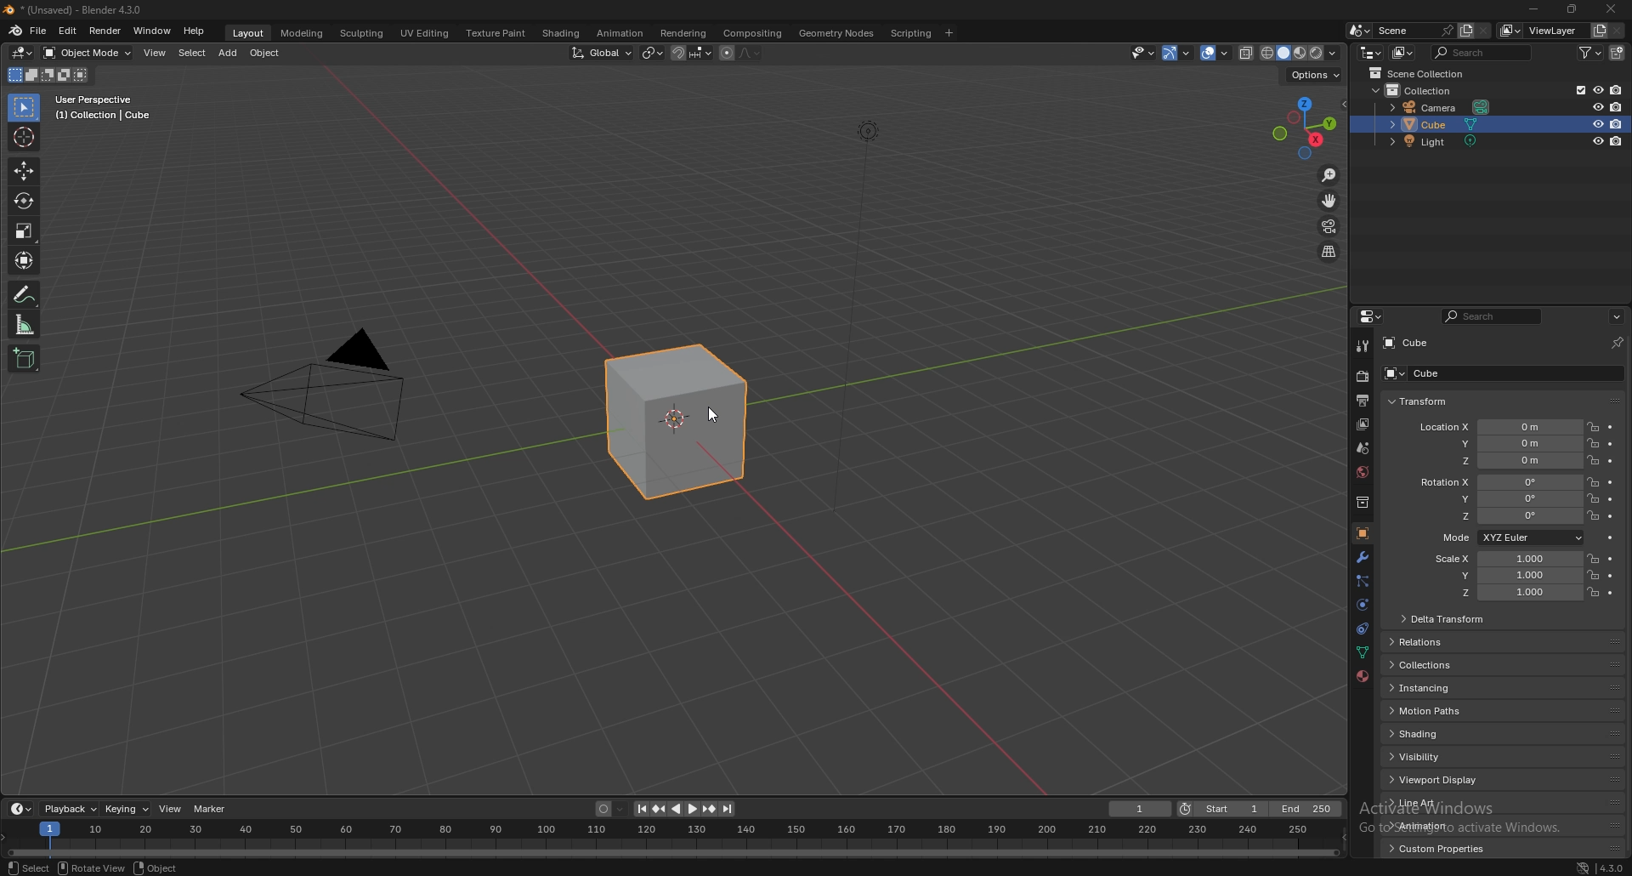 The width and height of the screenshot is (1632, 876). Describe the element at coordinates (1612, 575) in the screenshot. I see `animate property` at that location.